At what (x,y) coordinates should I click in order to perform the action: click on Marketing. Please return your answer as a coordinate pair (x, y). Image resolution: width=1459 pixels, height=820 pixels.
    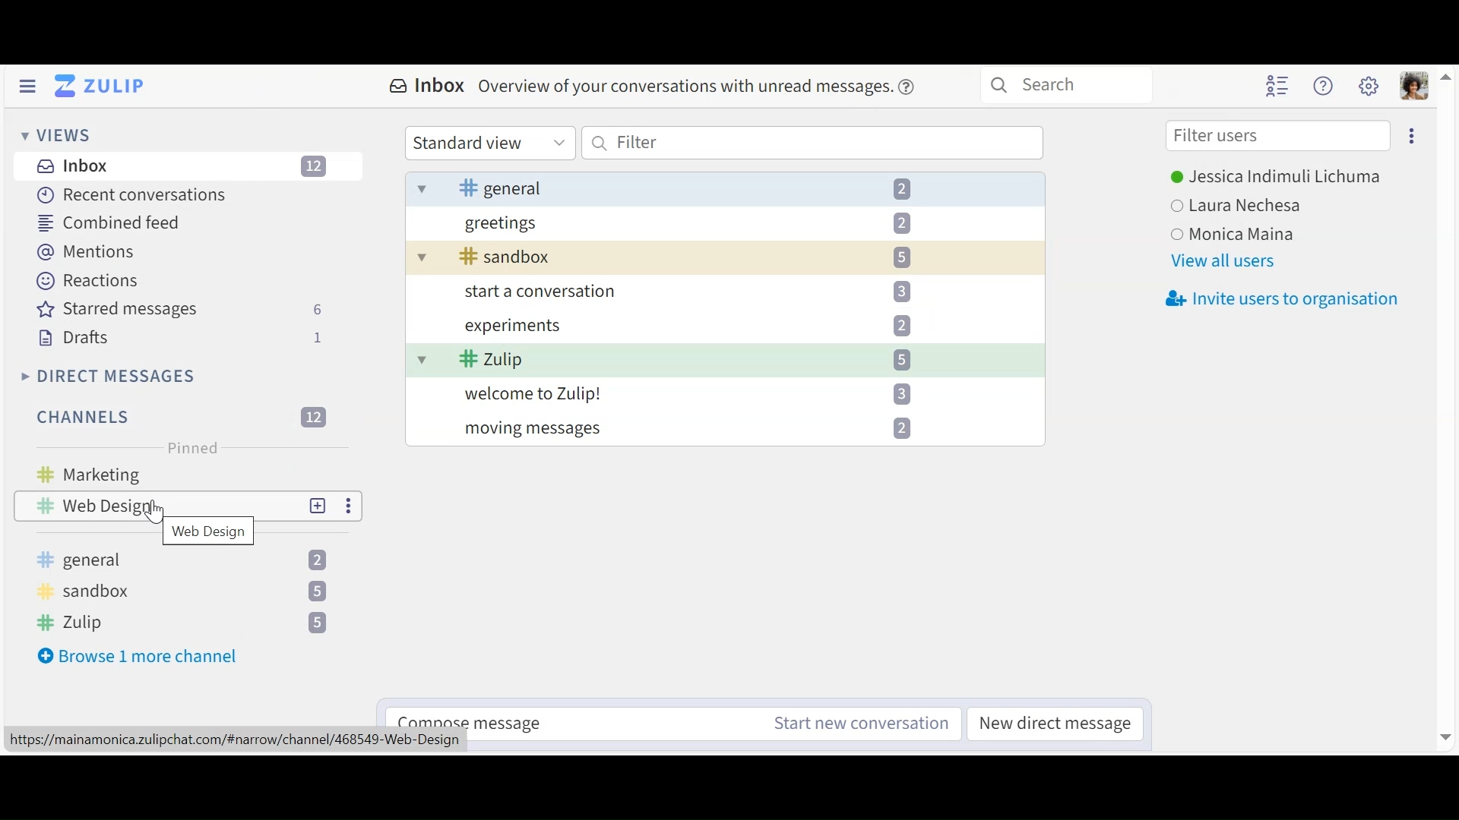
    Looking at the image, I should click on (198, 476).